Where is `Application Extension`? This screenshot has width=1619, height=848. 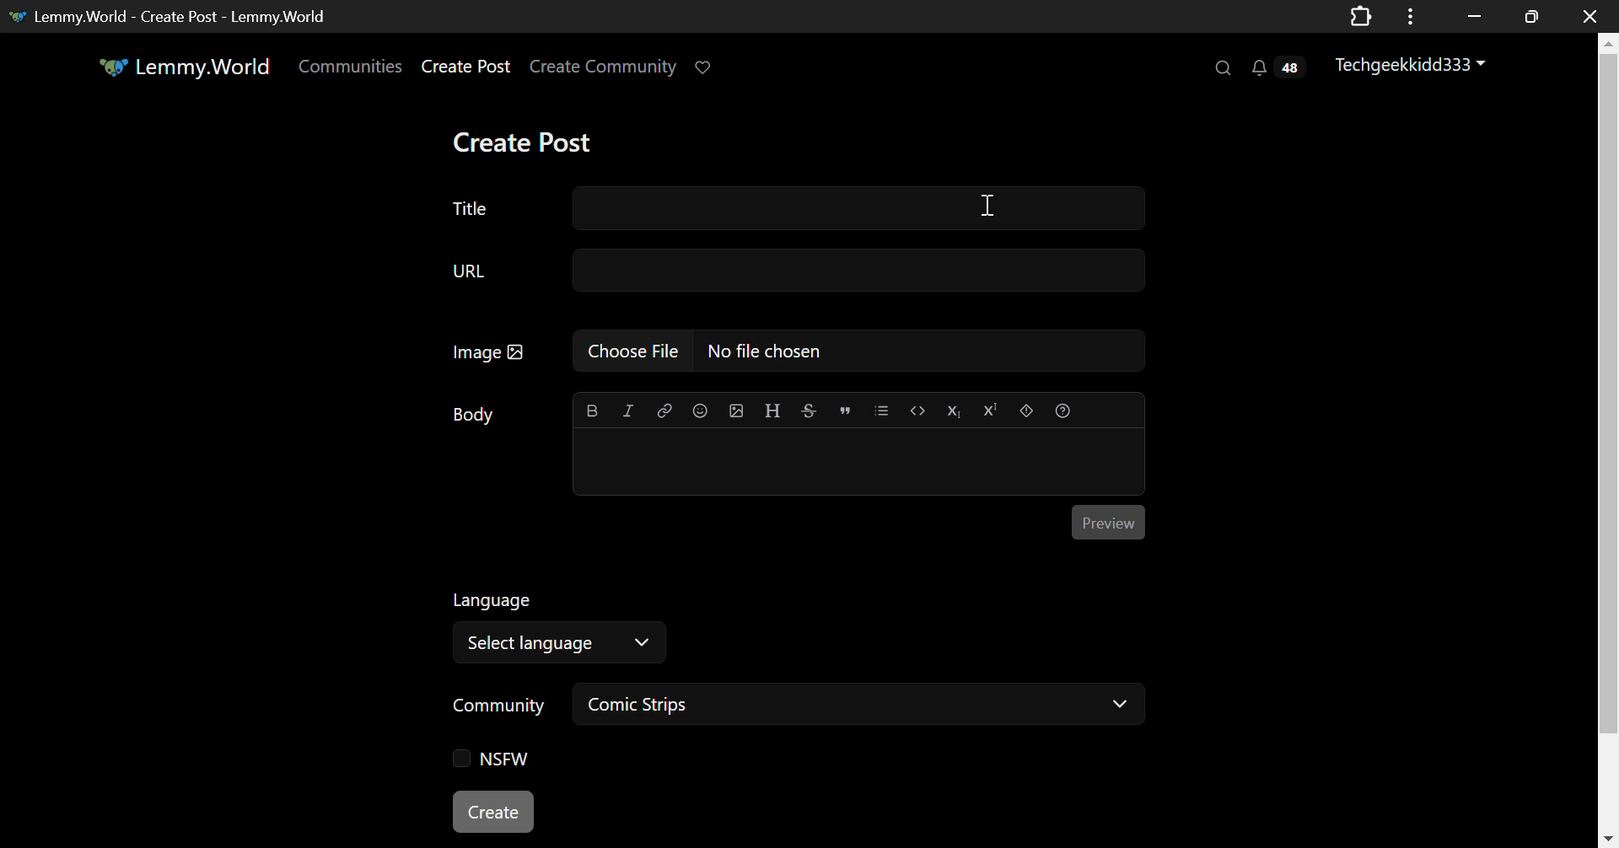
Application Extension is located at coordinates (1364, 14).